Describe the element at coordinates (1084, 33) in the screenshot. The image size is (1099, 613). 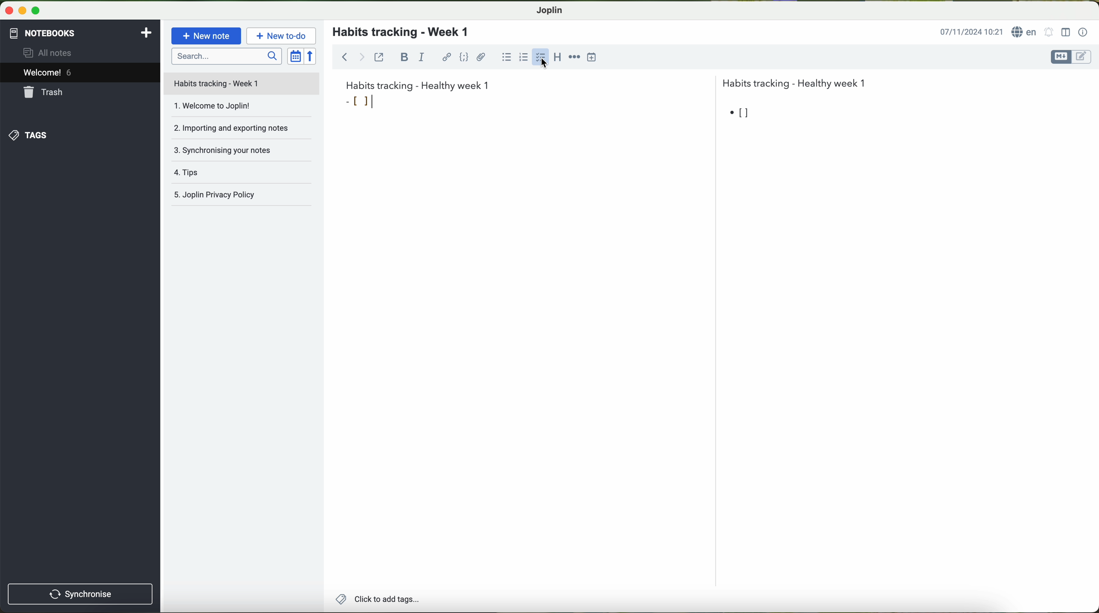
I see `note properties` at that location.